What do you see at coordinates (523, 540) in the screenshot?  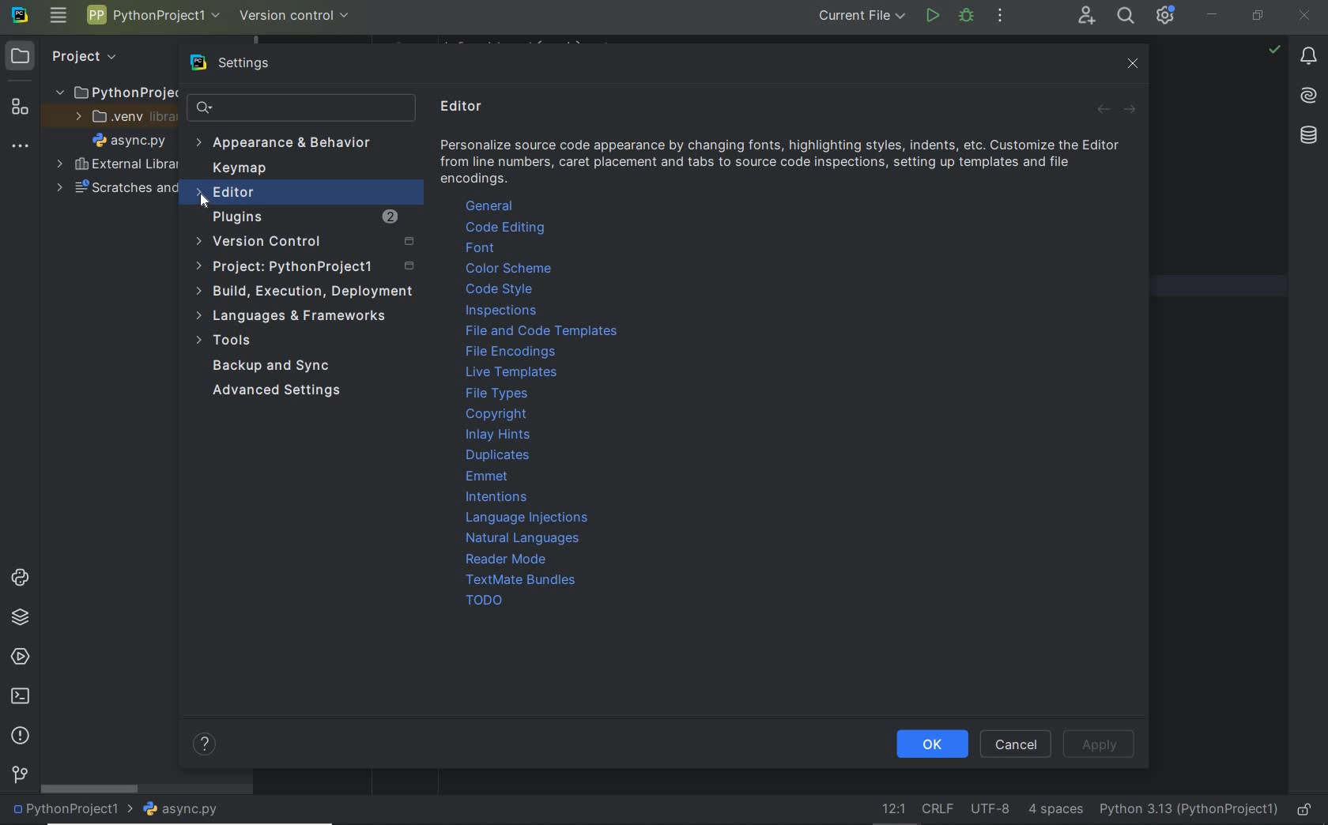 I see `Natural Languages` at bounding box center [523, 540].